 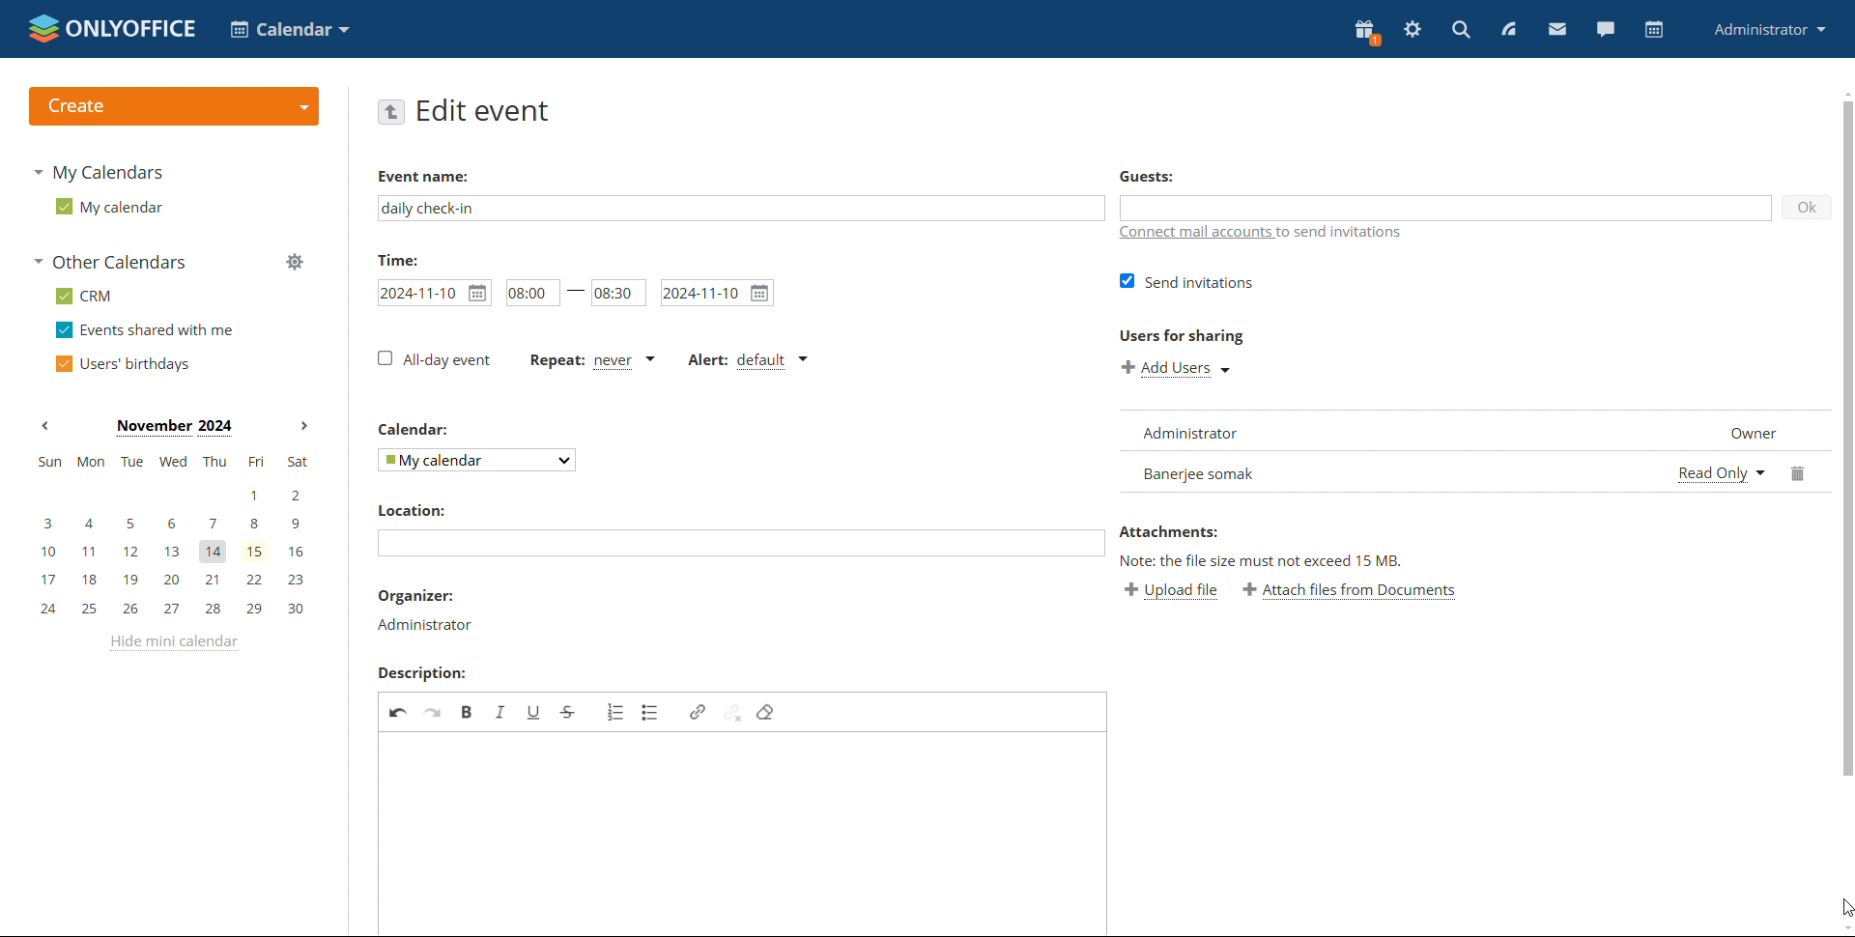 What do you see at coordinates (1843, 91) in the screenshot?
I see `scroll up` at bounding box center [1843, 91].